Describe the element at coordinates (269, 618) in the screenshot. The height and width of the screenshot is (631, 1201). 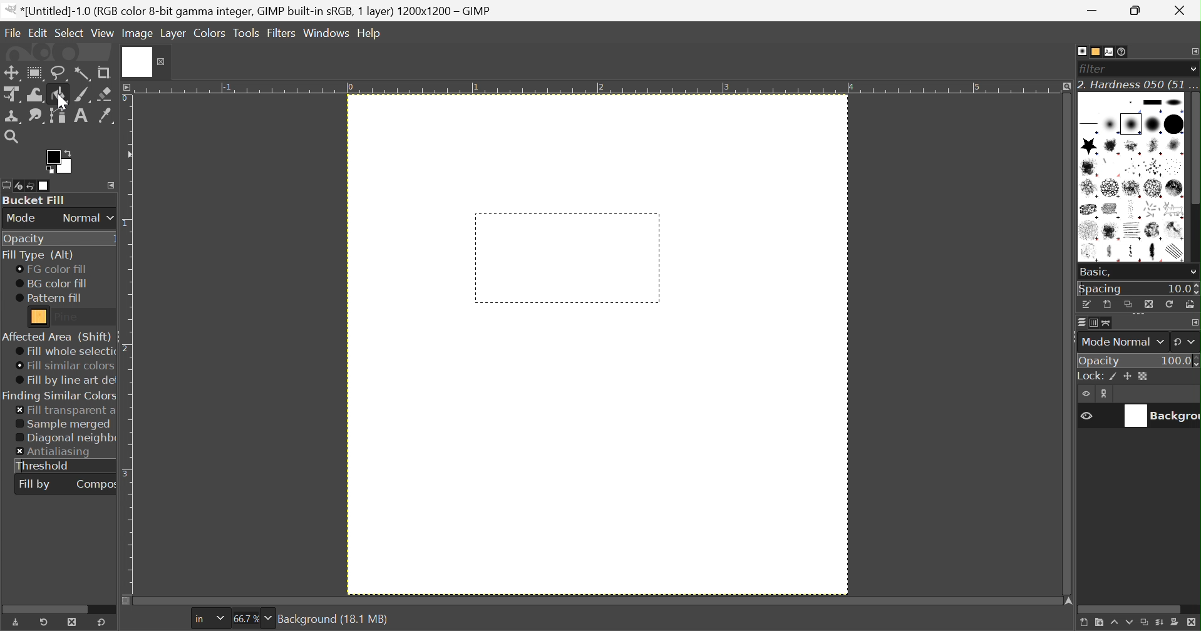
I see `Drop down` at that location.